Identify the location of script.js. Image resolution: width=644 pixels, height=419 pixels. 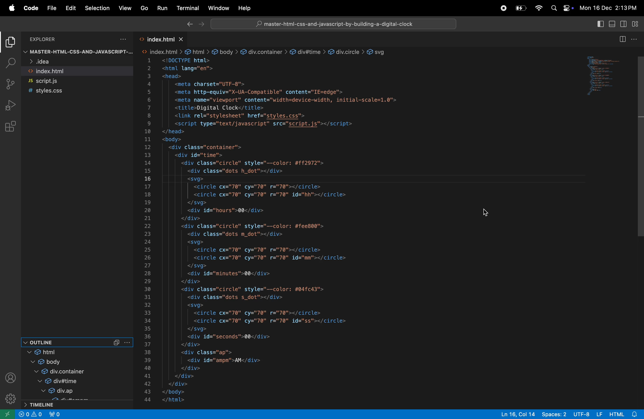
(75, 81).